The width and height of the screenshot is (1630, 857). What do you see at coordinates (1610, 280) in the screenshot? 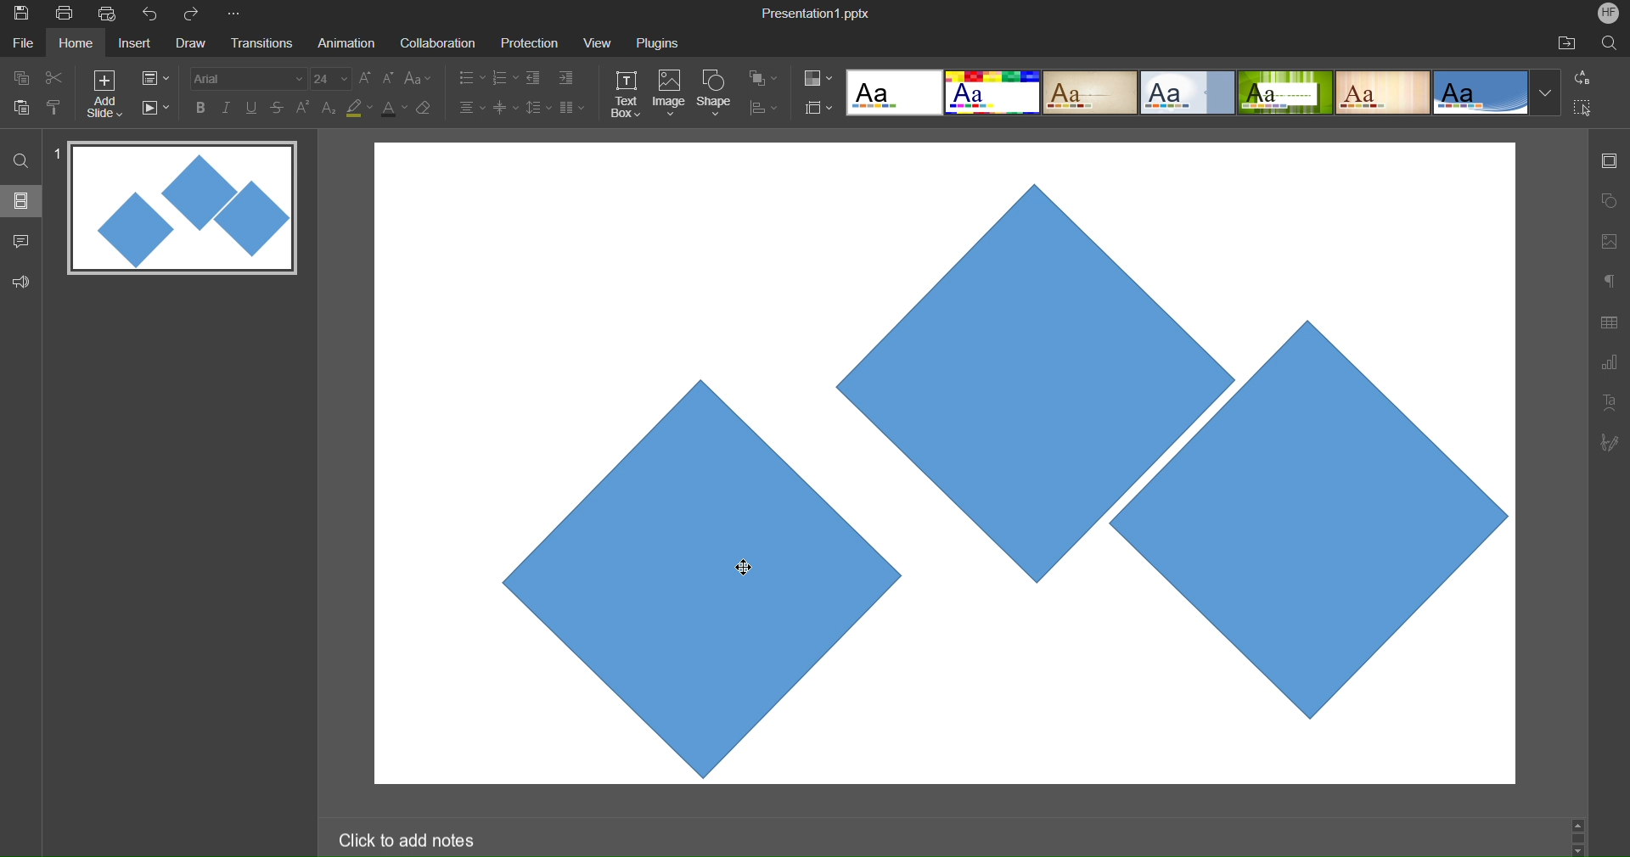
I see `Paragraph Settings` at bounding box center [1610, 280].